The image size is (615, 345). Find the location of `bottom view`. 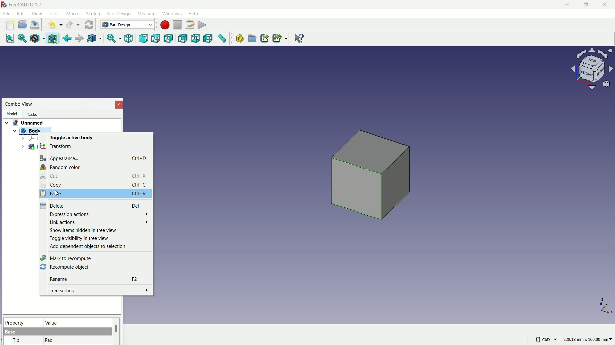

bottom view is located at coordinates (196, 39).